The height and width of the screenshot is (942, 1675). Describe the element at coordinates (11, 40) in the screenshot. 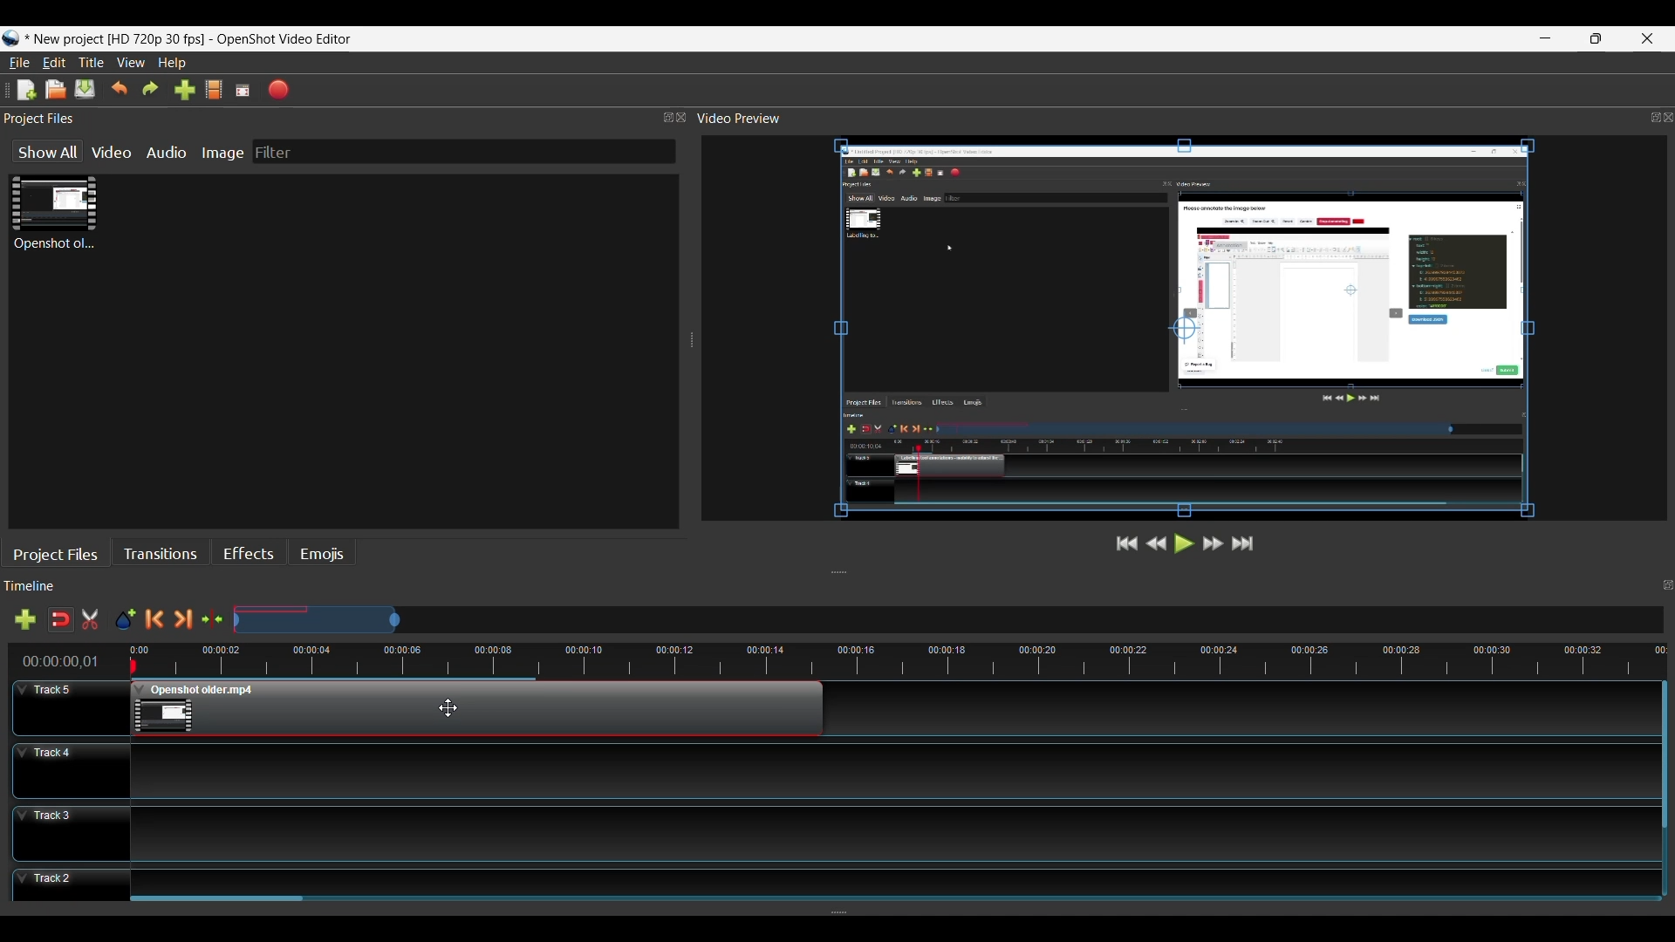

I see `Openshot Desktop icon` at that location.